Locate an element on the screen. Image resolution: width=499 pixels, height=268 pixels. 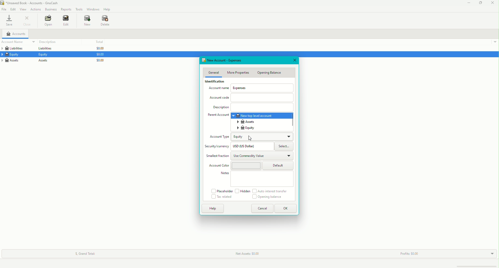
Save is located at coordinates (9, 21).